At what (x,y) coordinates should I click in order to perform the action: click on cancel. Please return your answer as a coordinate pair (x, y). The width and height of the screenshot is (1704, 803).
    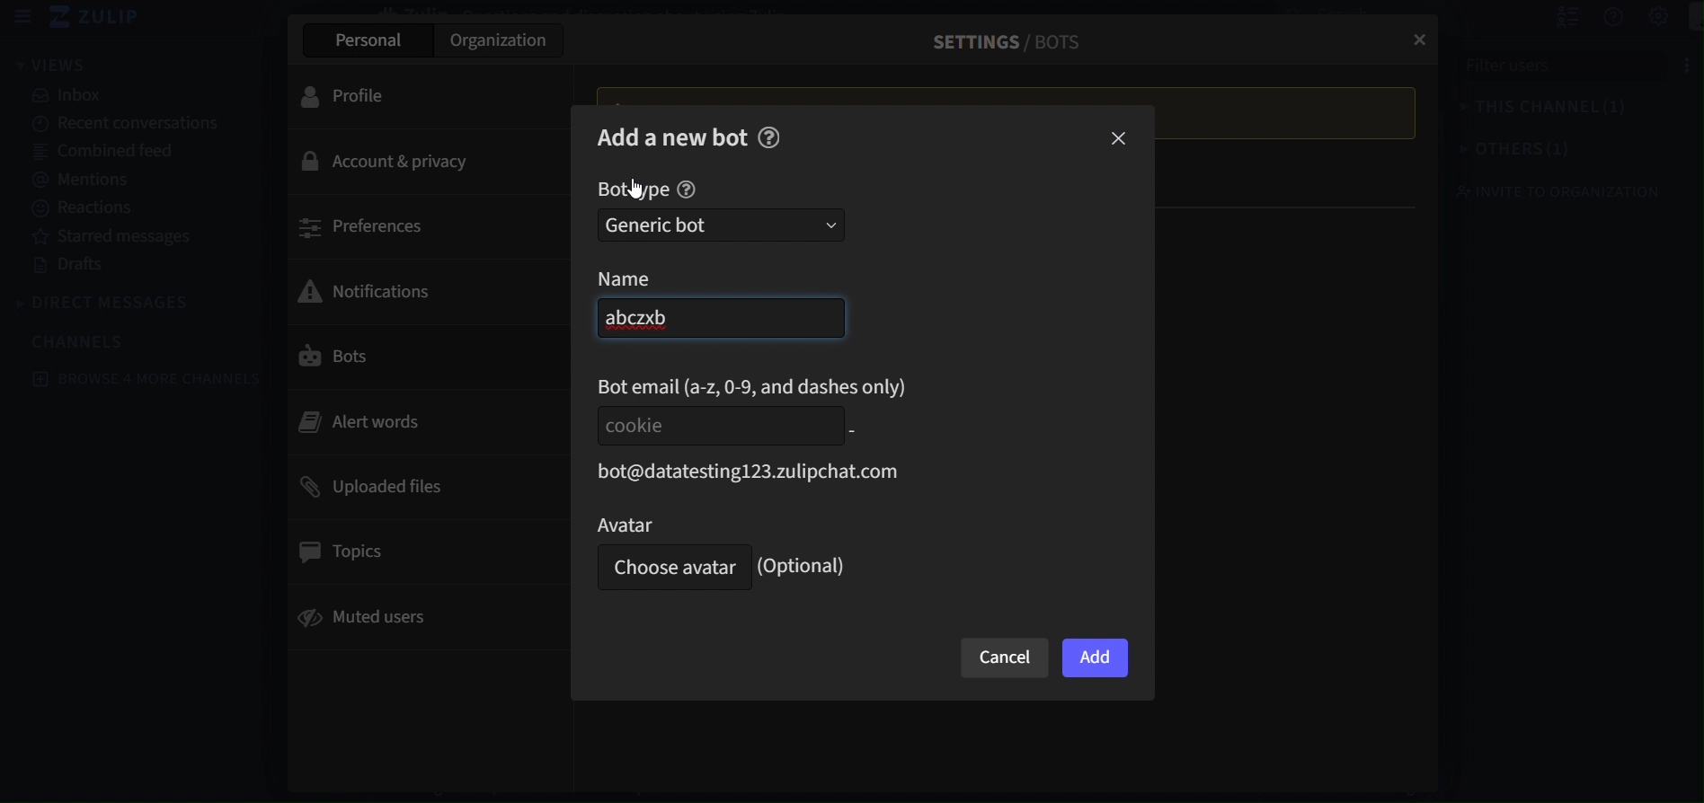
    Looking at the image, I should click on (1006, 658).